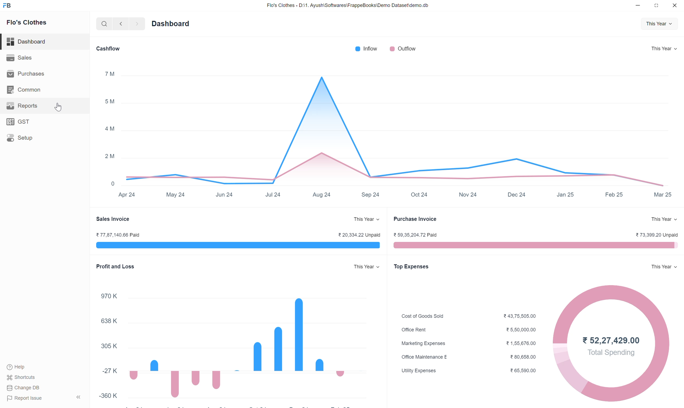 This screenshot has height=408, width=684. Describe the element at coordinates (663, 217) in the screenshot. I see `This Year` at that location.